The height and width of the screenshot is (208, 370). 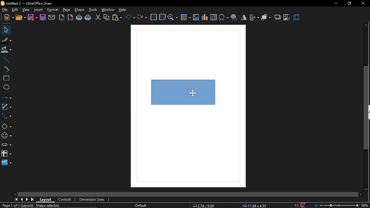 What do you see at coordinates (286, 18) in the screenshot?
I see `crop` at bounding box center [286, 18].